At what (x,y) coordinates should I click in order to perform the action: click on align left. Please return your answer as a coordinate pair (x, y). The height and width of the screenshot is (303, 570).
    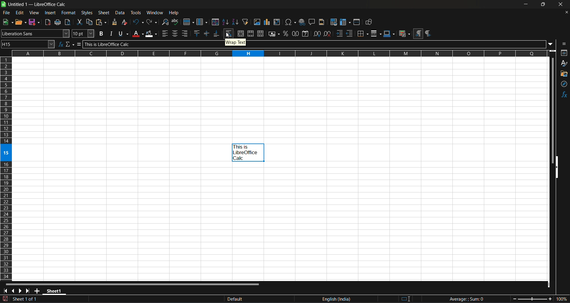
    Looking at the image, I should click on (165, 34).